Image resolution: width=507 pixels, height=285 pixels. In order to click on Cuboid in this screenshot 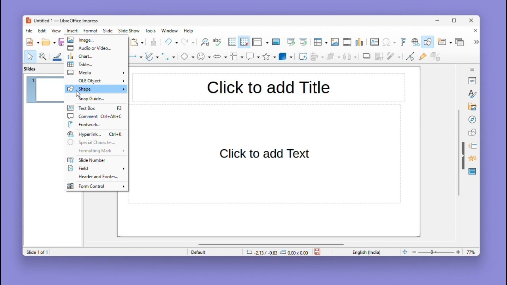, I will do `click(286, 57)`.